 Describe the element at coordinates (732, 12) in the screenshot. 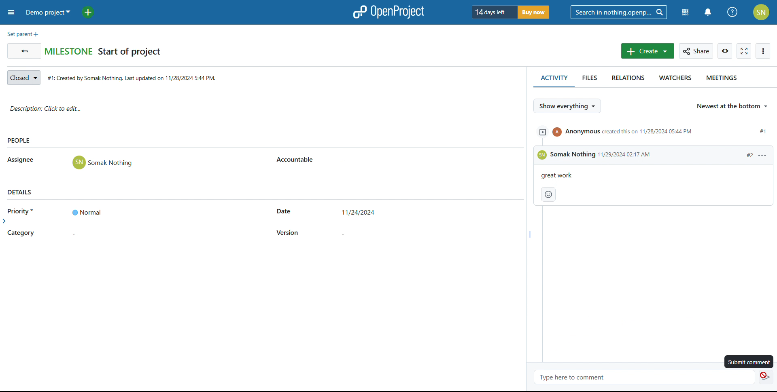

I see `help` at that location.